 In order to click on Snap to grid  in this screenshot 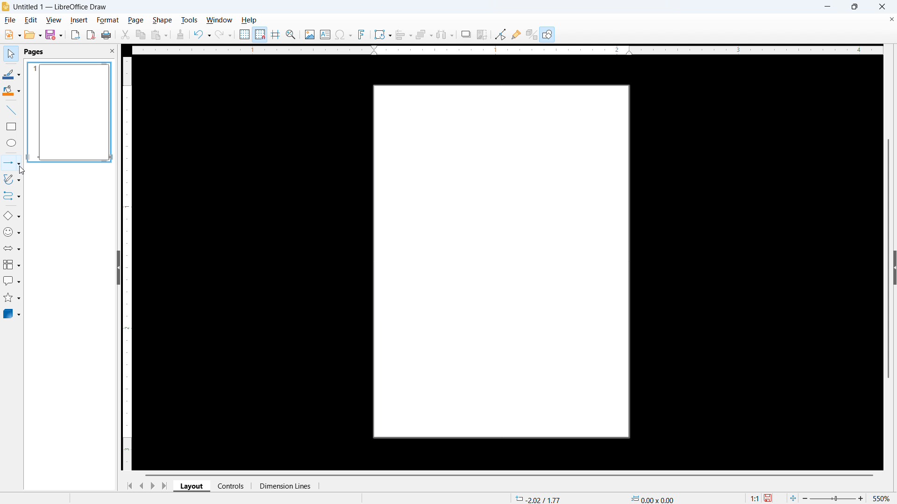, I will do `click(260, 35)`.